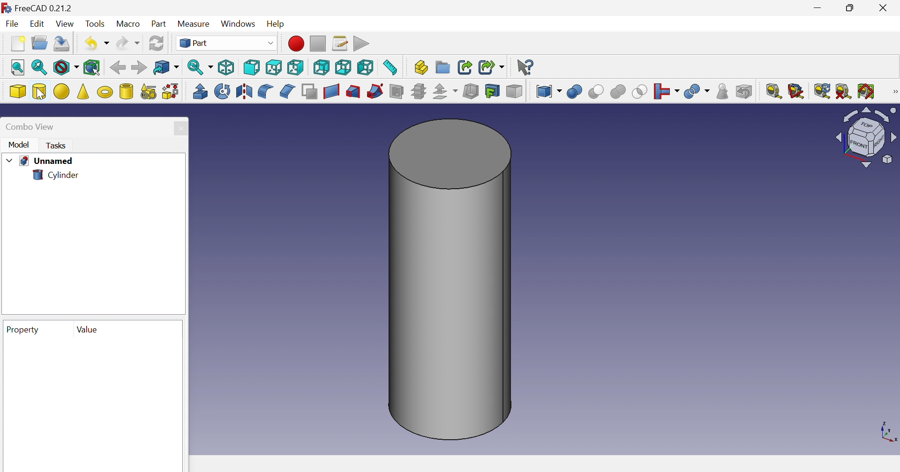  Describe the element at coordinates (281, 26) in the screenshot. I see `Help` at that location.